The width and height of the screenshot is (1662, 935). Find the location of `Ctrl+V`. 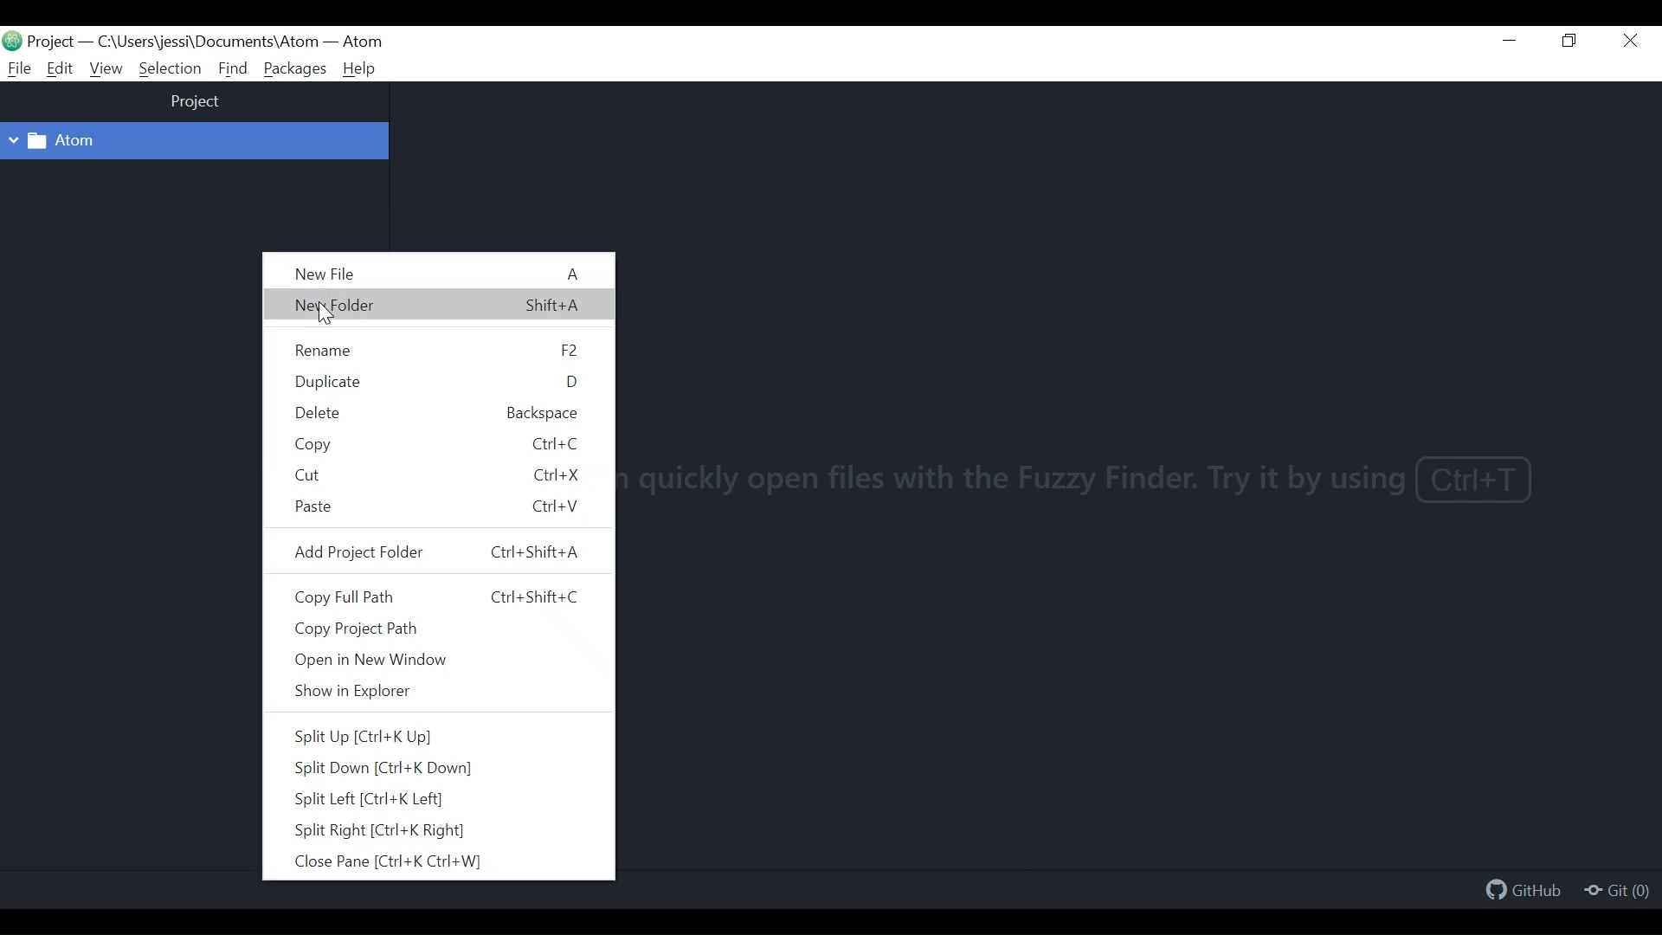

Ctrl+V is located at coordinates (553, 506).